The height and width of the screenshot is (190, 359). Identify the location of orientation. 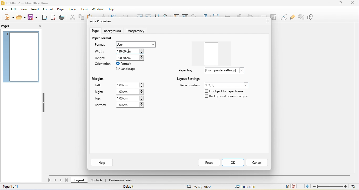
(102, 64).